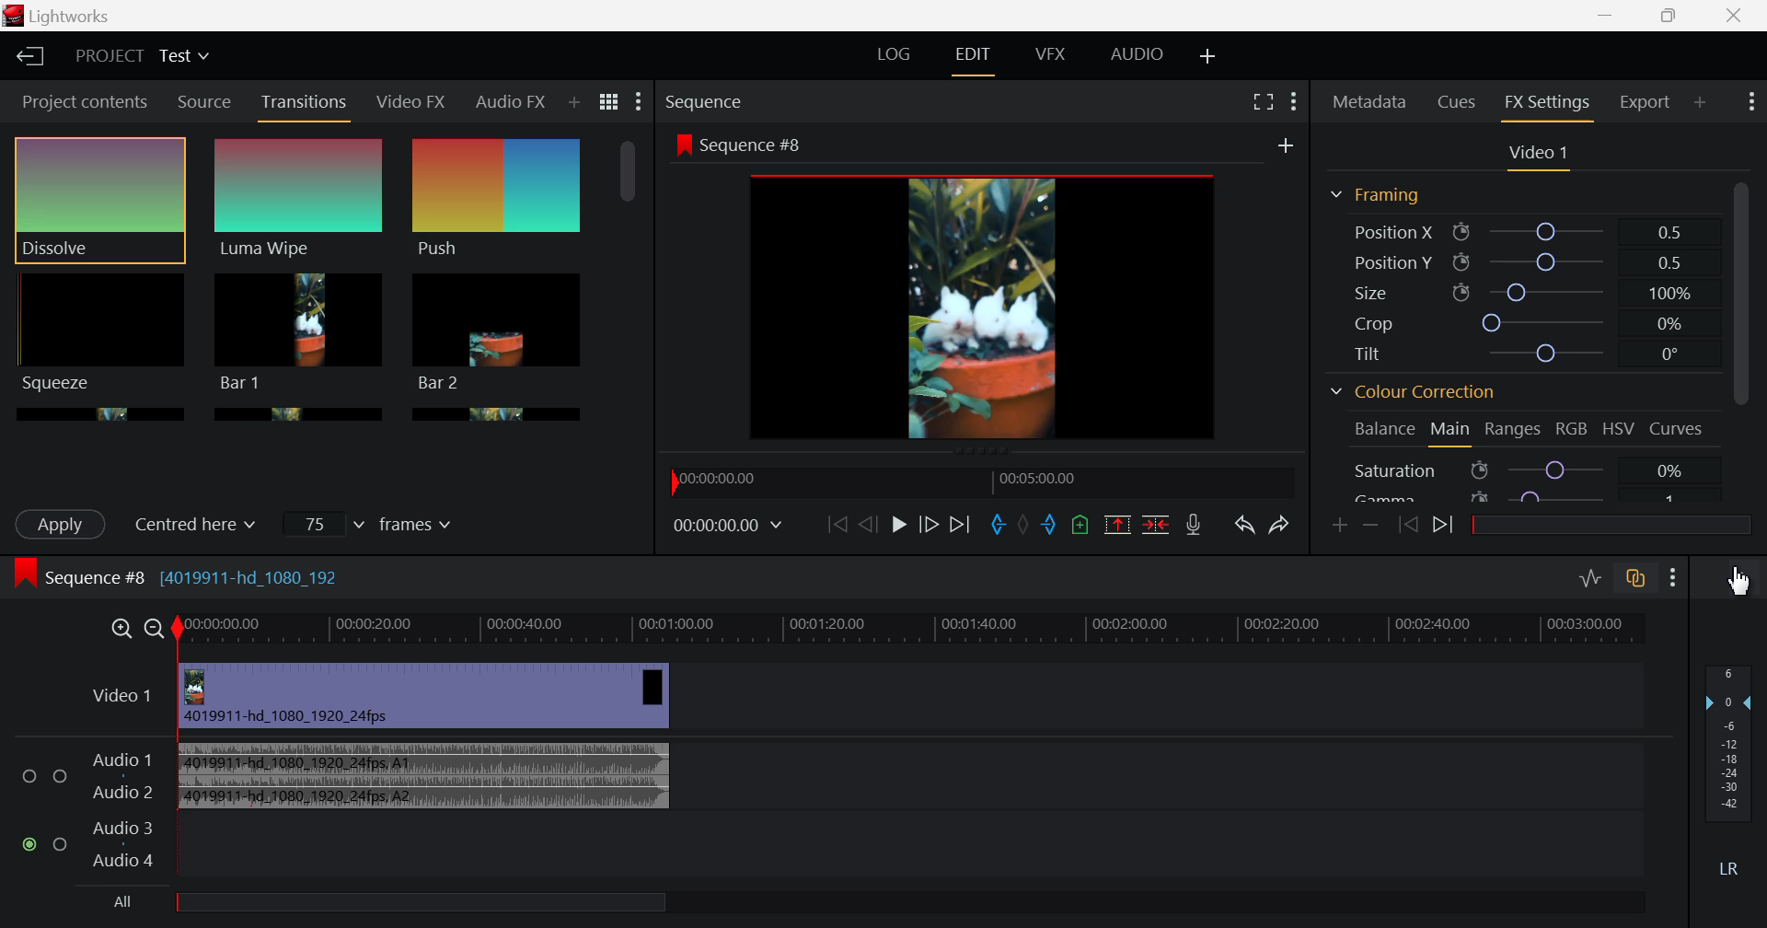 The width and height of the screenshot is (1767, 928). What do you see at coordinates (1382, 430) in the screenshot?
I see `Balance` at bounding box center [1382, 430].